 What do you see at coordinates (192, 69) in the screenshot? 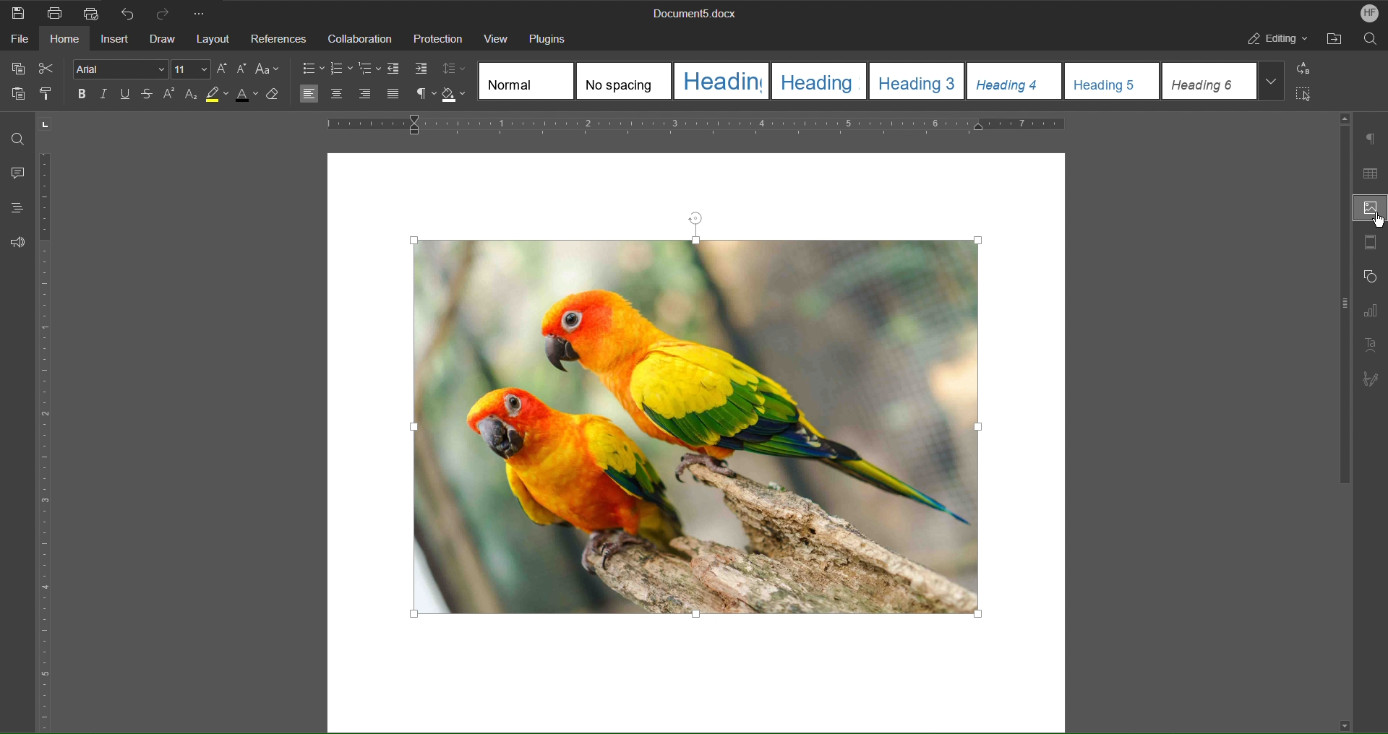
I see `Font size` at bounding box center [192, 69].